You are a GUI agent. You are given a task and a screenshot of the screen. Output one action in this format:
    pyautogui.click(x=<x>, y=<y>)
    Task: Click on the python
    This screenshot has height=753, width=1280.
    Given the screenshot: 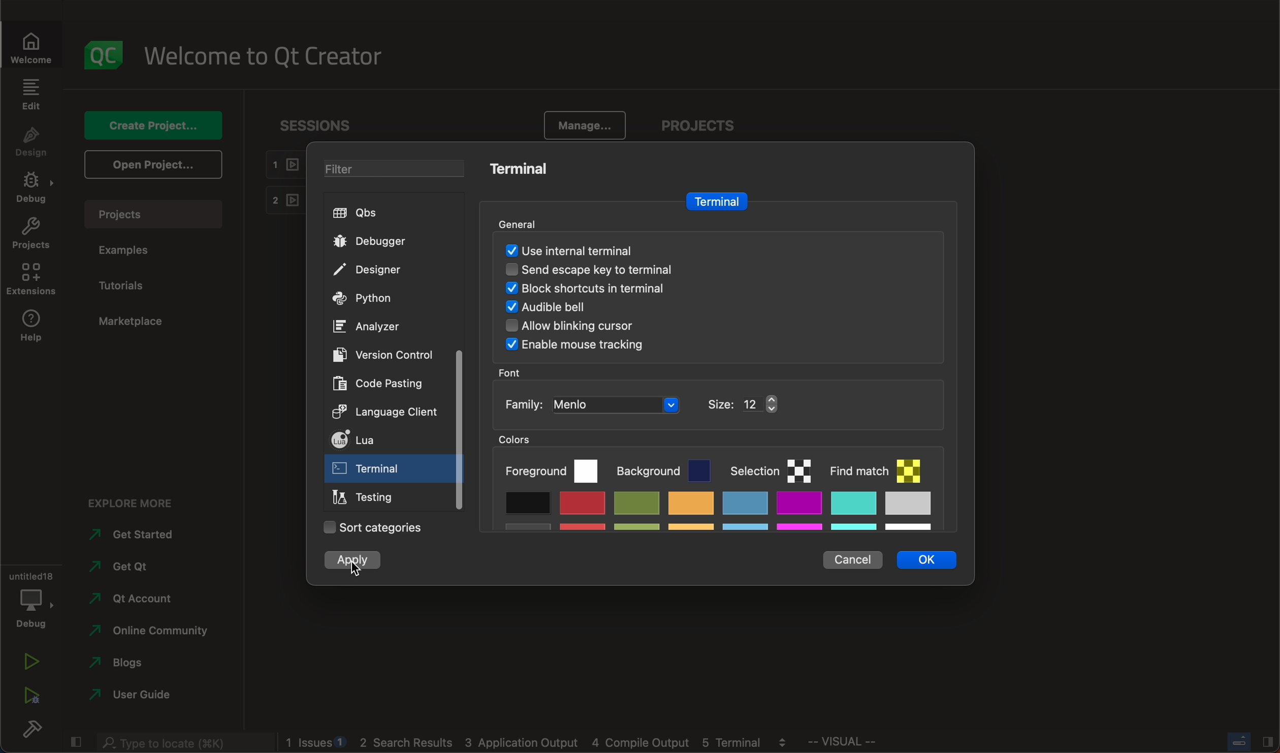 What is the action you would take?
    pyautogui.click(x=369, y=299)
    